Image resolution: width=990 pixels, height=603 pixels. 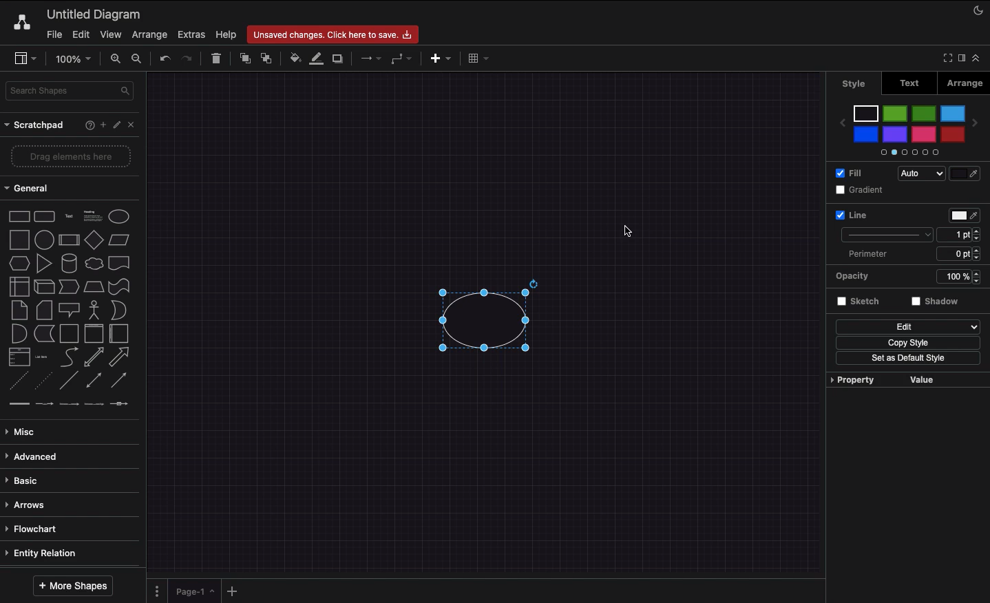 What do you see at coordinates (861, 301) in the screenshot?
I see `Sketch` at bounding box center [861, 301].